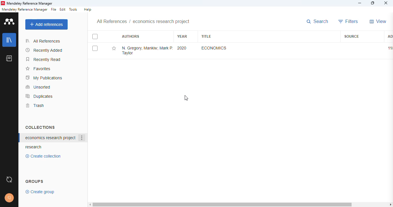 The image size is (393, 207). Describe the element at coordinates (9, 40) in the screenshot. I see `library` at that location.